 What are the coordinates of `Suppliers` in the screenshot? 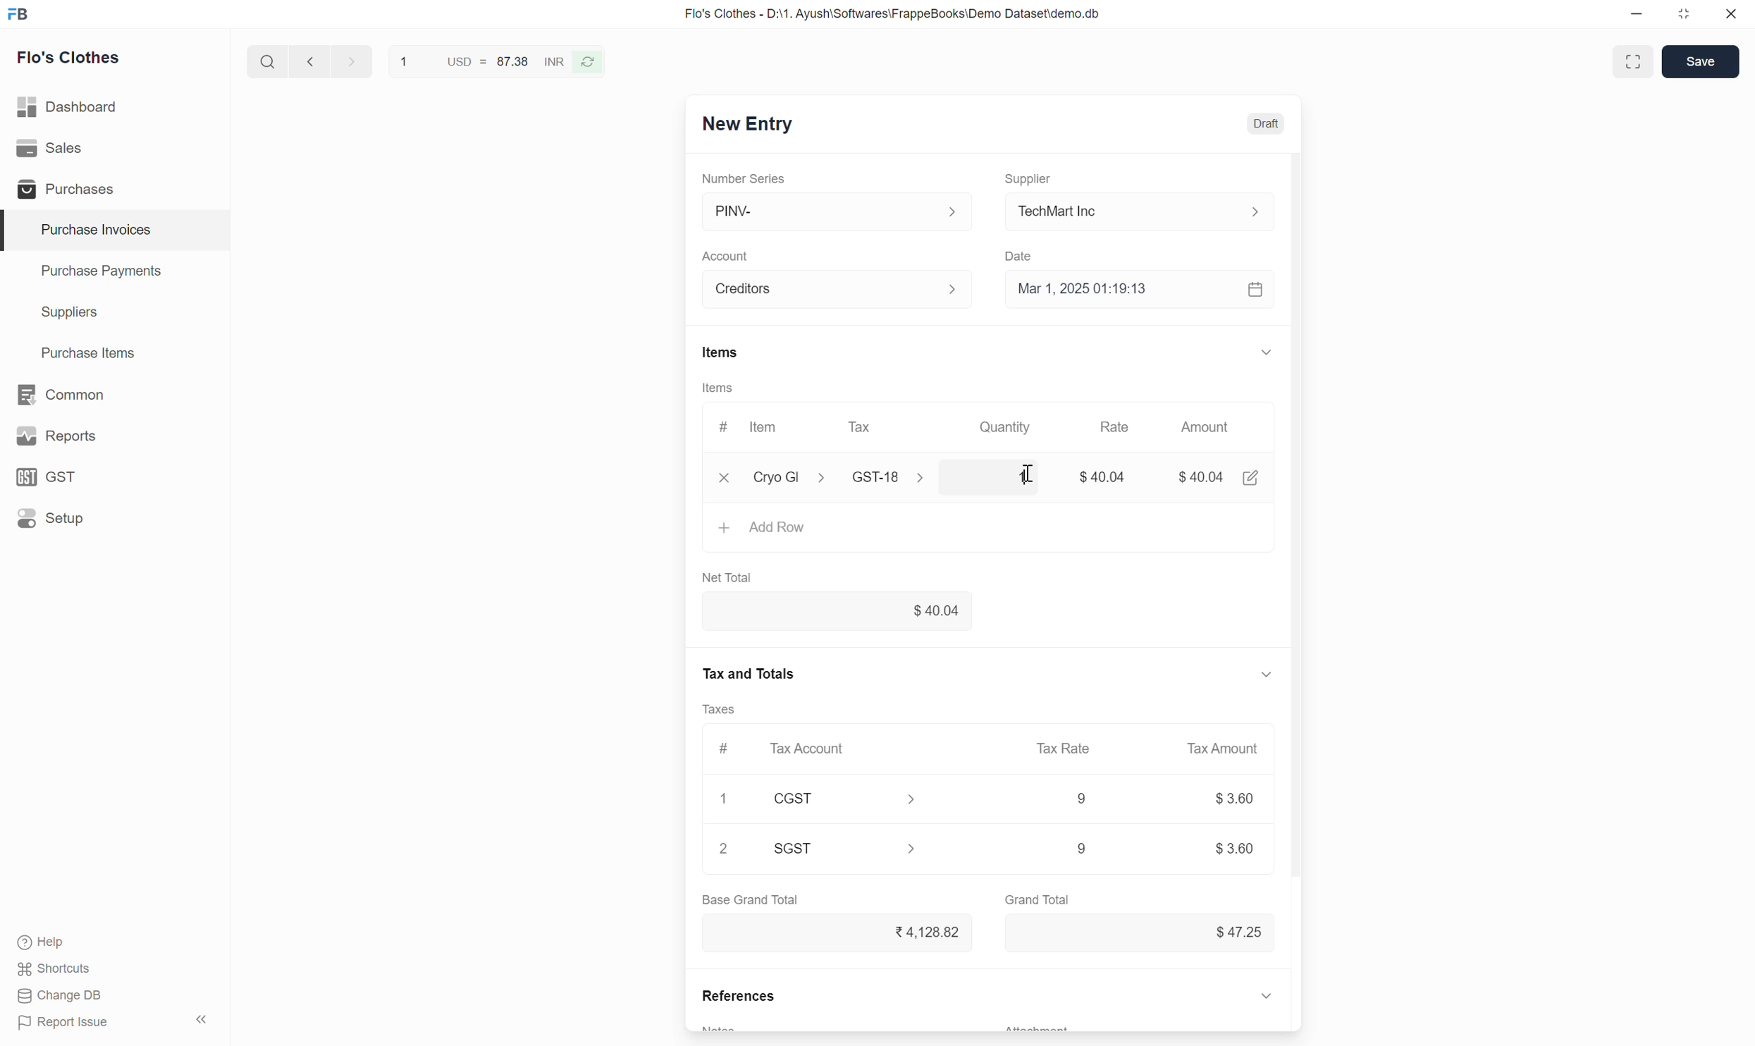 It's located at (59, 313).